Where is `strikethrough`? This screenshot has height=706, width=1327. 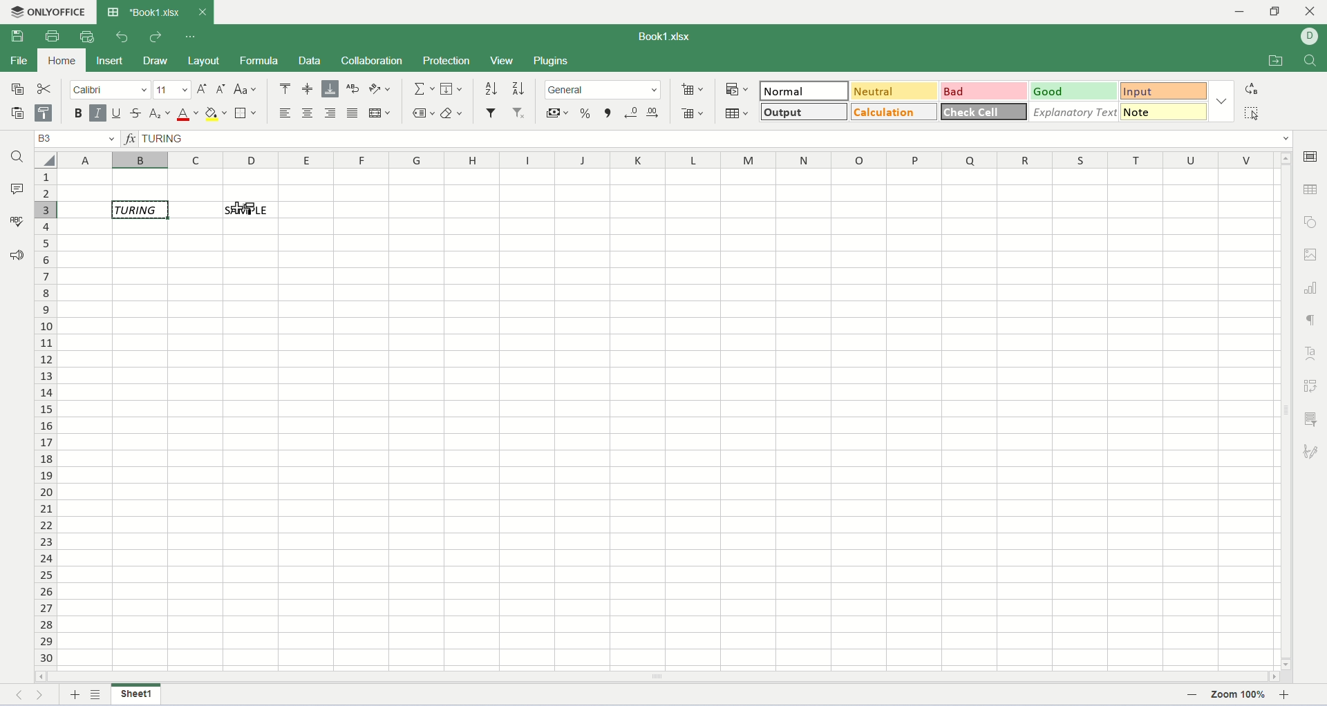
strikethrough is located at coordinates (138, 114).